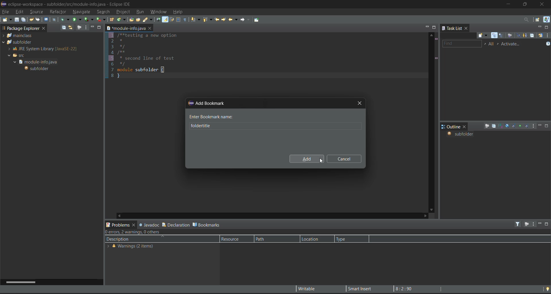  What do you see at coordinates (92, 27) in the screenshot?
I see `minimize` at bounding box center [92, 27].